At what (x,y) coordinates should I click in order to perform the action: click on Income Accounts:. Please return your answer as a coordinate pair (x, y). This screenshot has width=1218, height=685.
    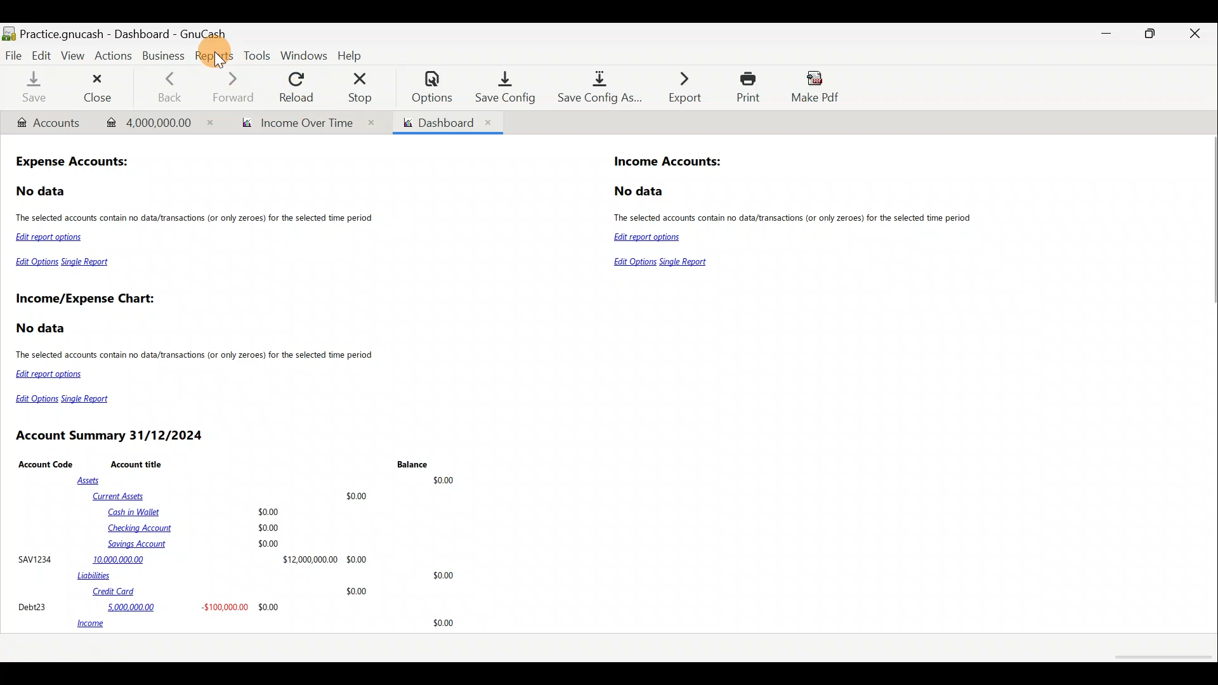
    Looking at the image, I should click on (669, 162).